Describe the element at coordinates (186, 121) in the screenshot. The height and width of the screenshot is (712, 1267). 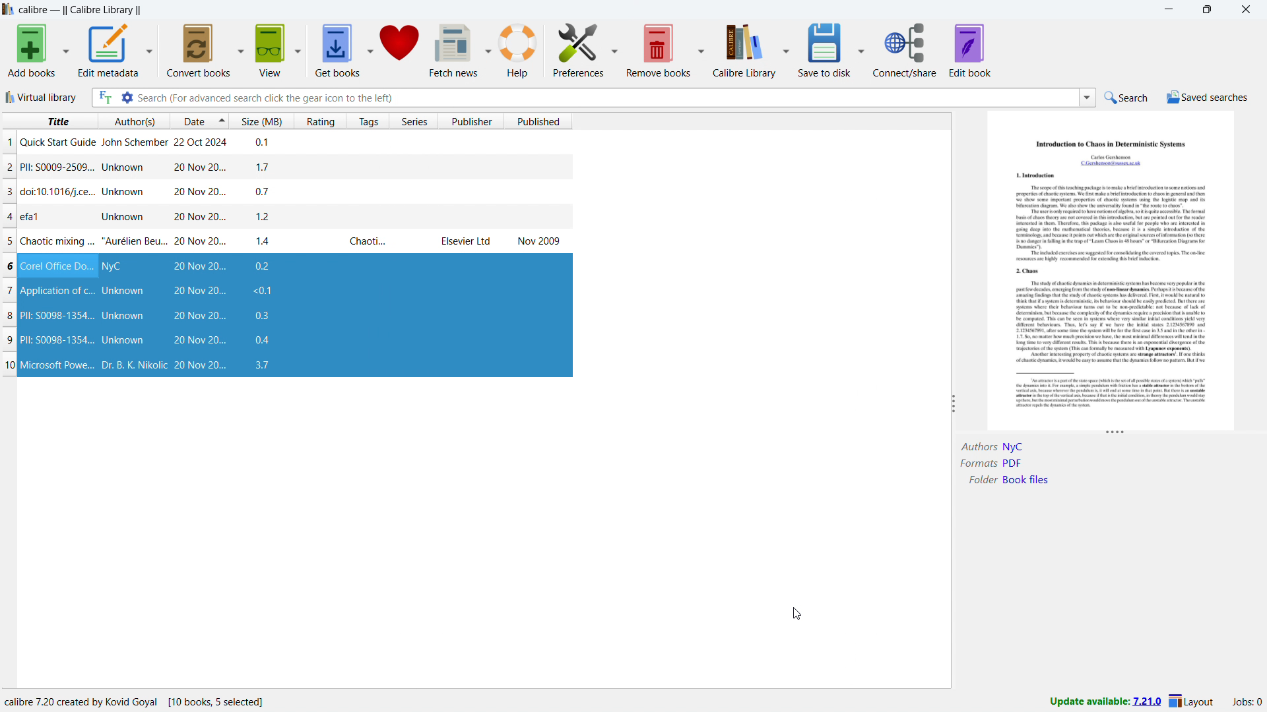
I see `sort by date` at that location.